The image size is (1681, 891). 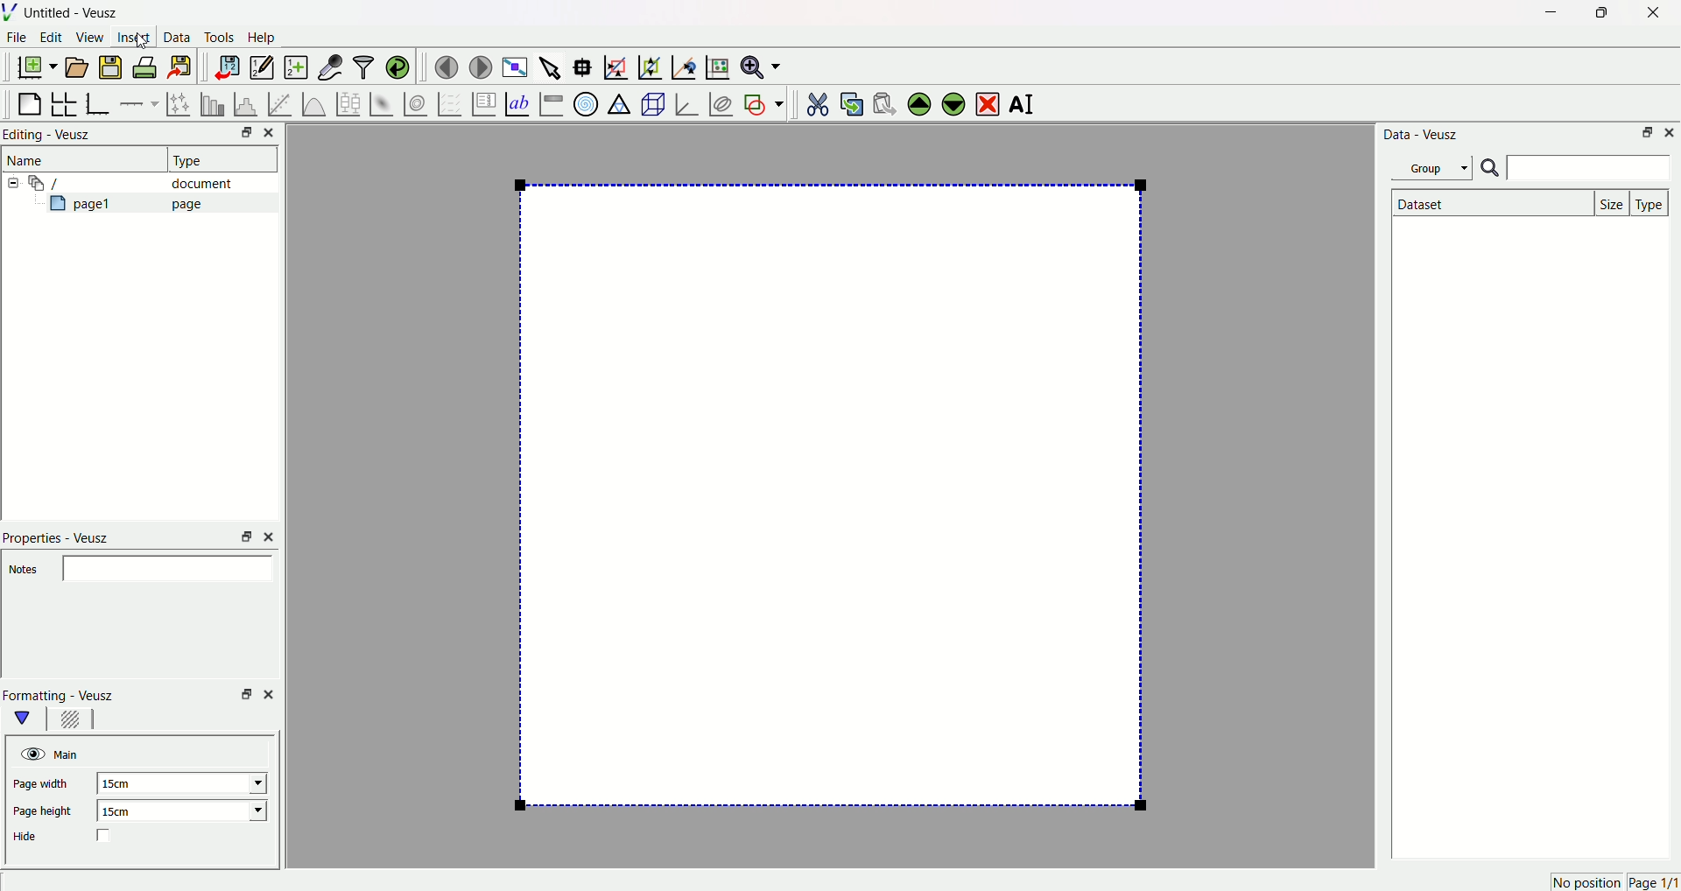 I want to click on reset the graph axes, so click(x=714, y=64).